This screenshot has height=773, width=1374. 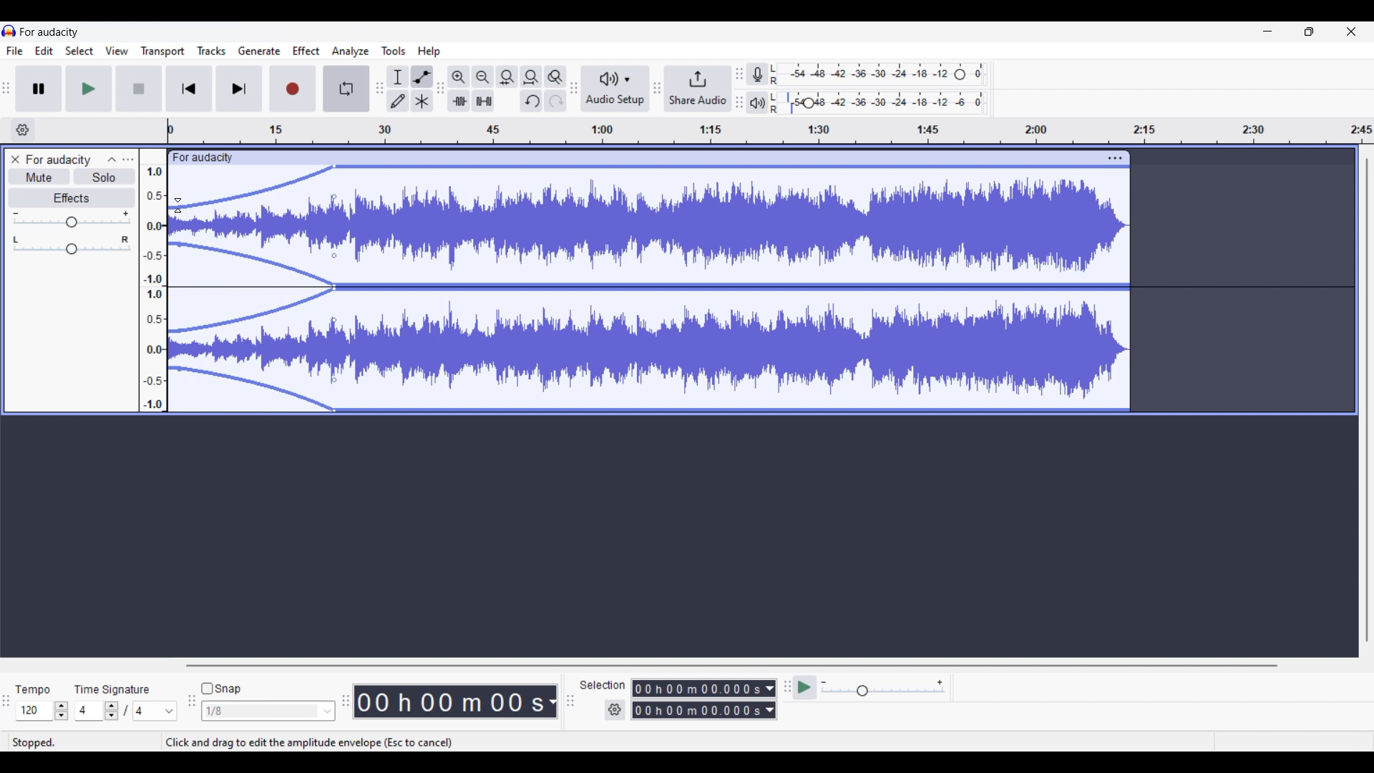 I want to click on Timeline options, so click(x=24, y=130).